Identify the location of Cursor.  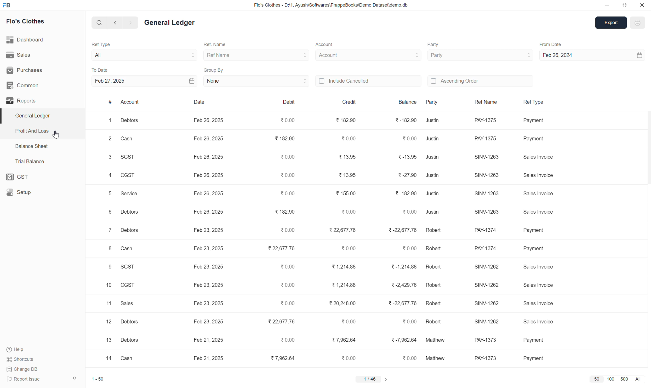
(55, 132).